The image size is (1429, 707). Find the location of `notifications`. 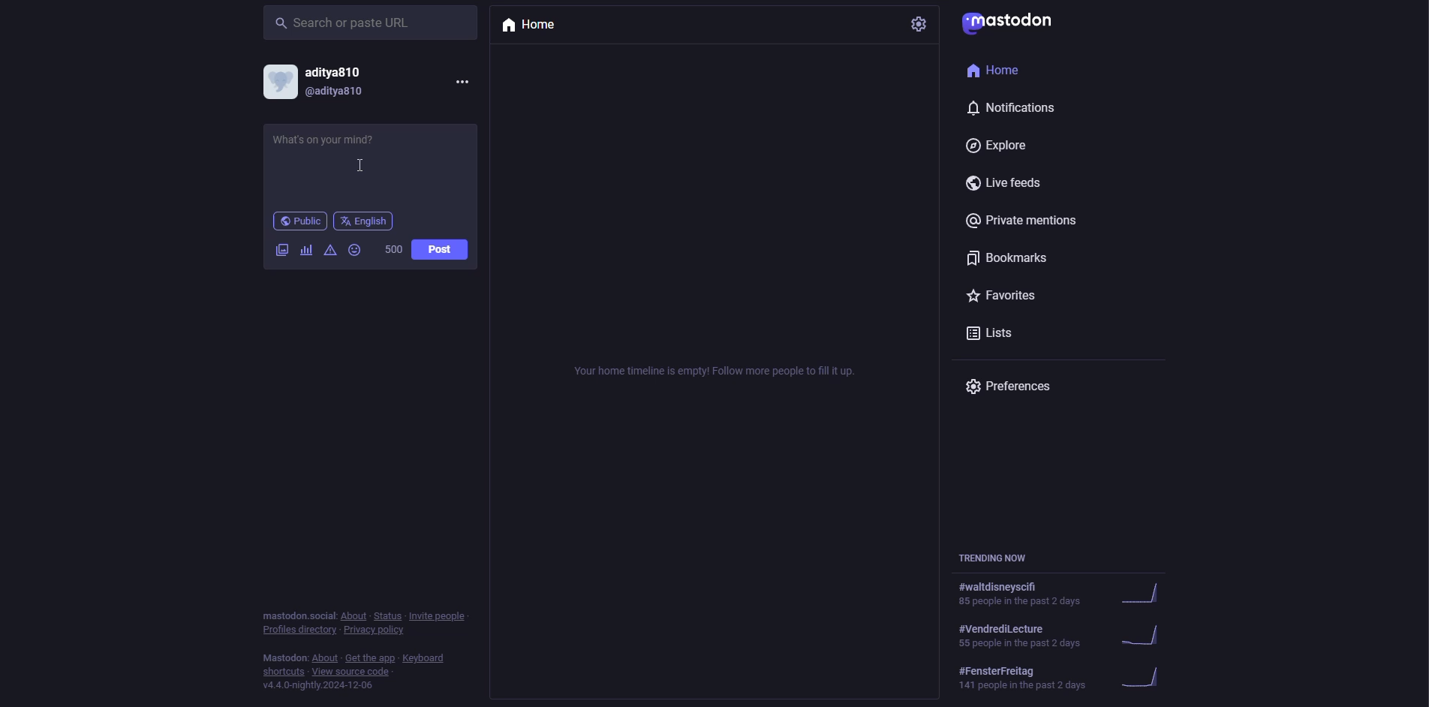

notifications is located at coordinates (1020, 109).